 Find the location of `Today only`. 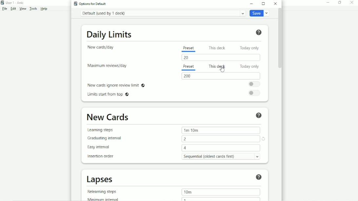

Today only is located at coordinates (251, 47).